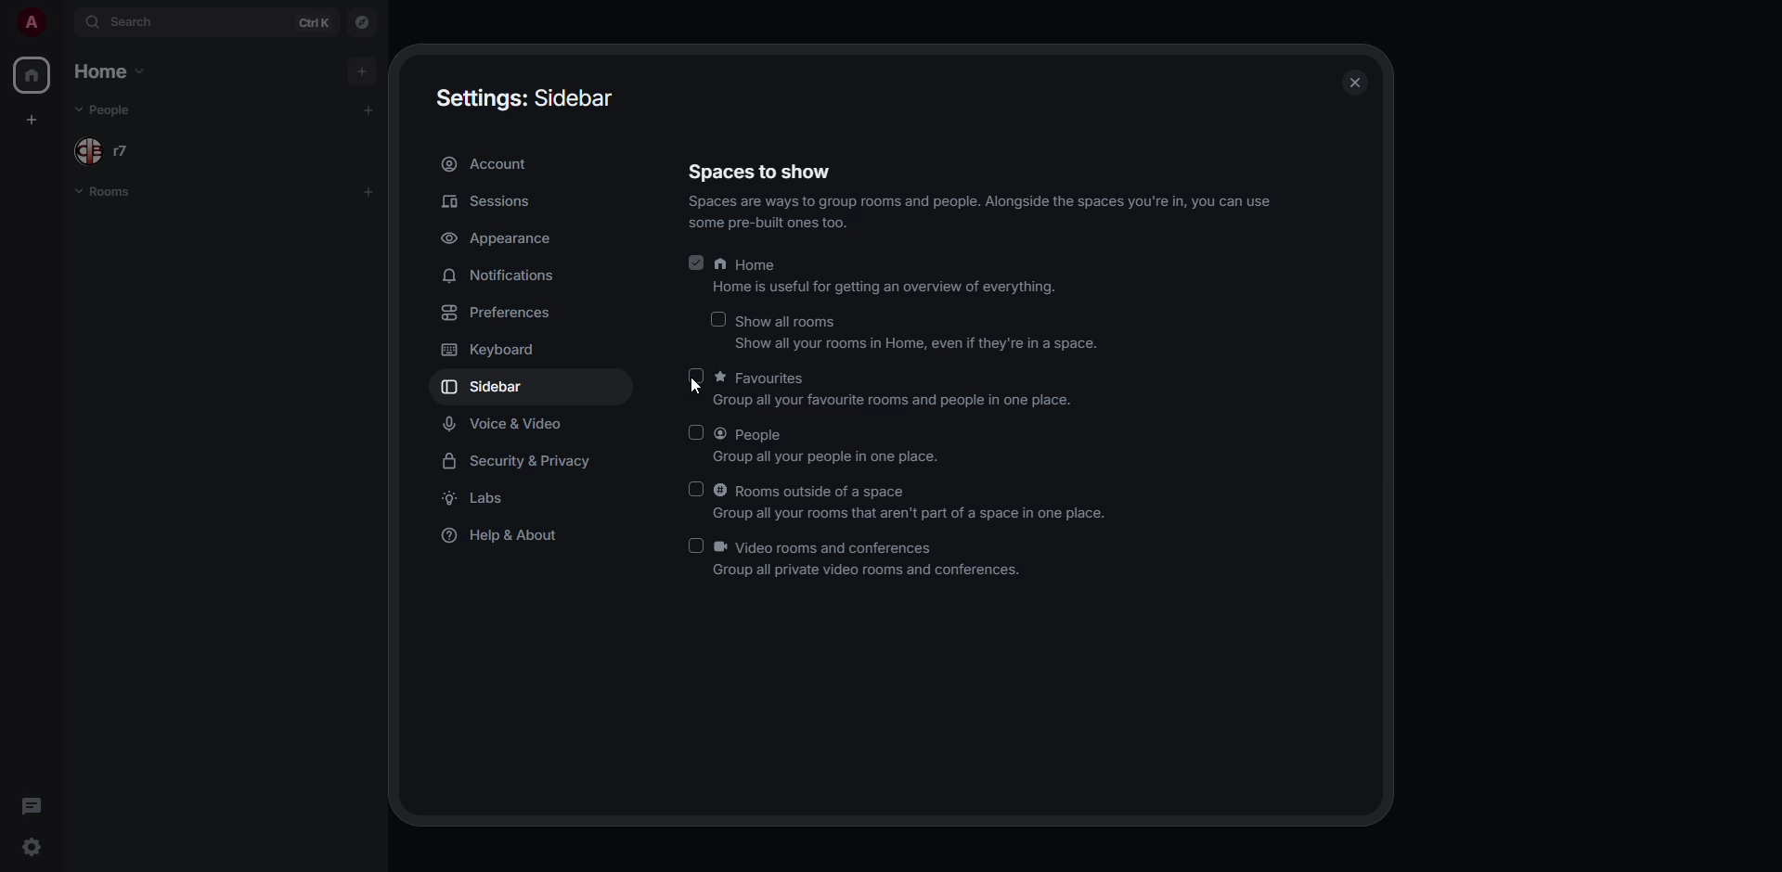 The image size is (1782, 872). Describe the element at coordinates (494, 351) in the screenshot. I see `keyboard` at that location.